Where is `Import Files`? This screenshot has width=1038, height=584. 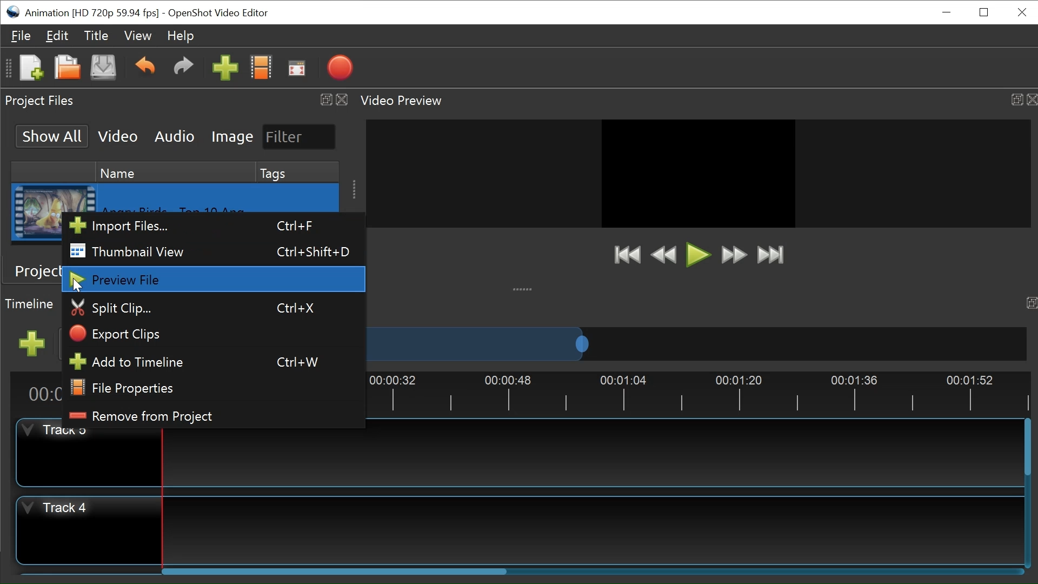 Import Files is located at coordinates (224, 67).